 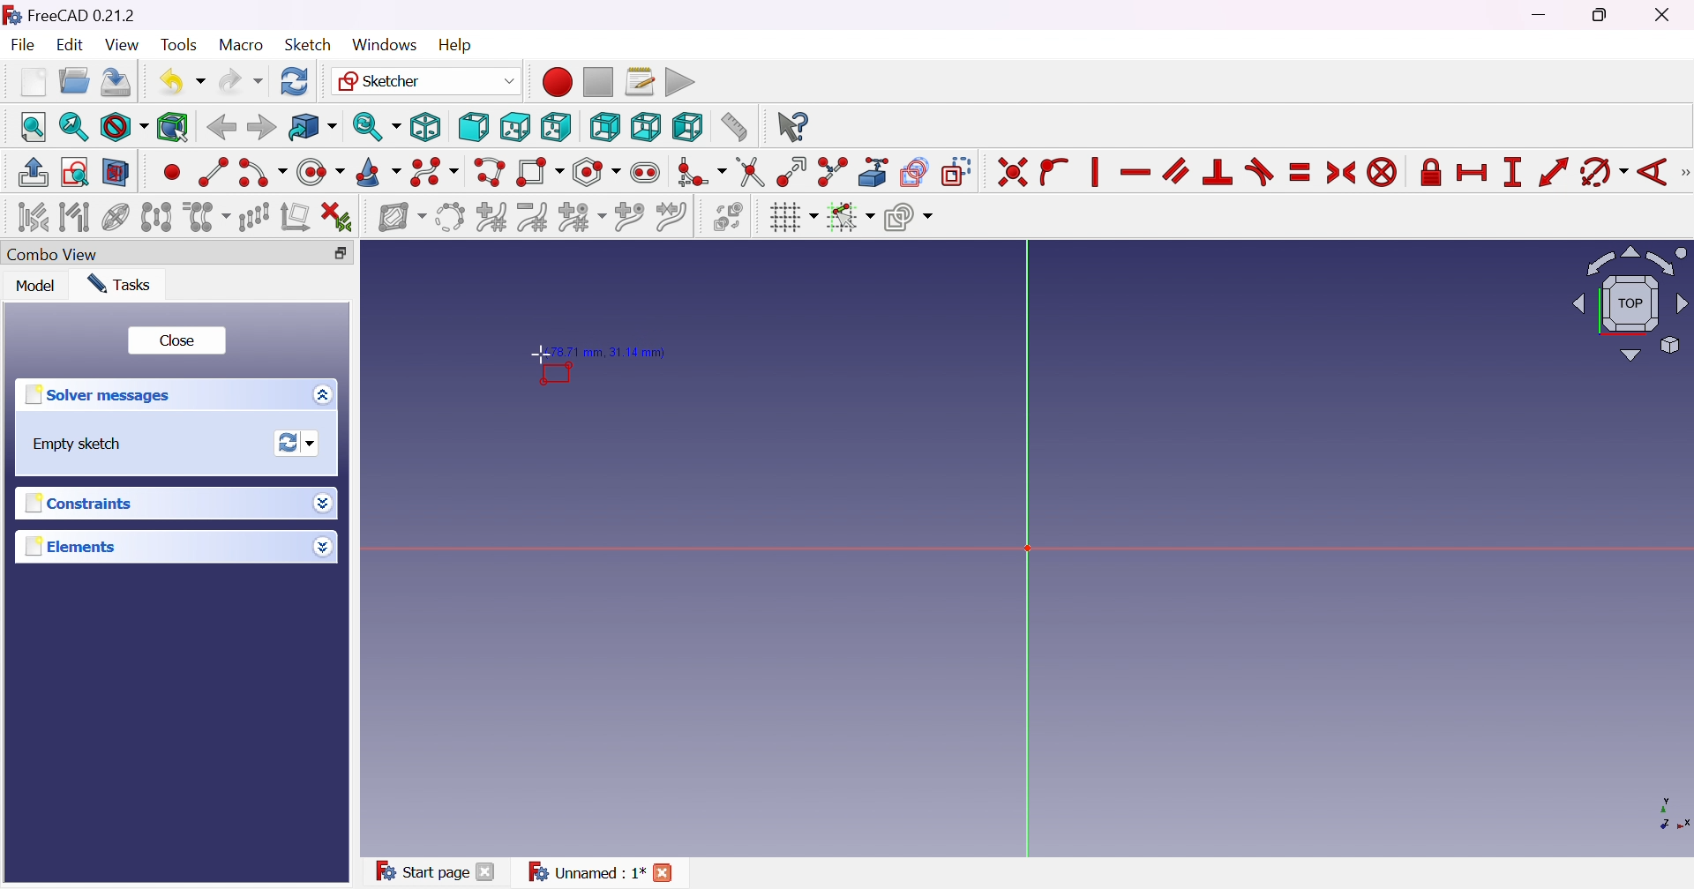 I want to click on Tasks, so click(x=125, y=285).